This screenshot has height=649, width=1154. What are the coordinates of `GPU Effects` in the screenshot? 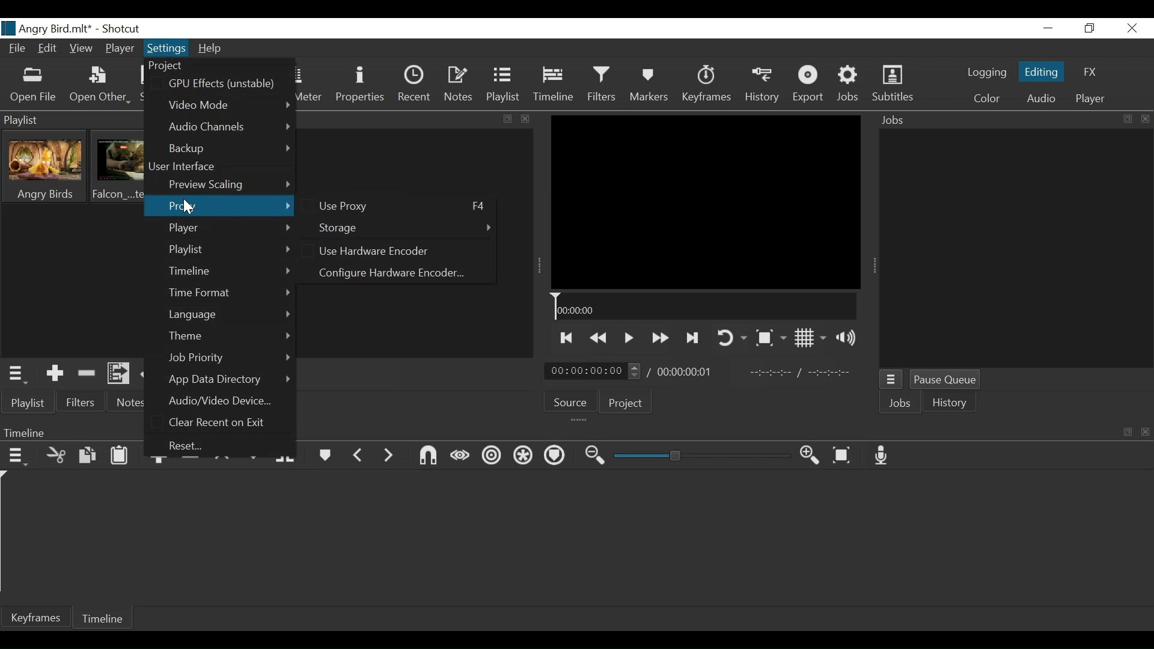 It's located at (221, 84).